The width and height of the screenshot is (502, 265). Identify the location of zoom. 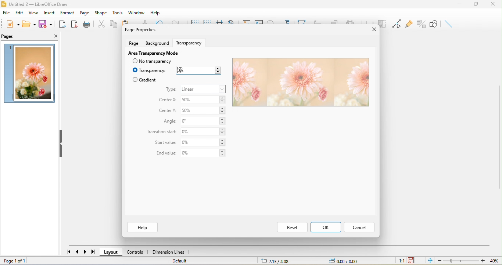
(467, 261).